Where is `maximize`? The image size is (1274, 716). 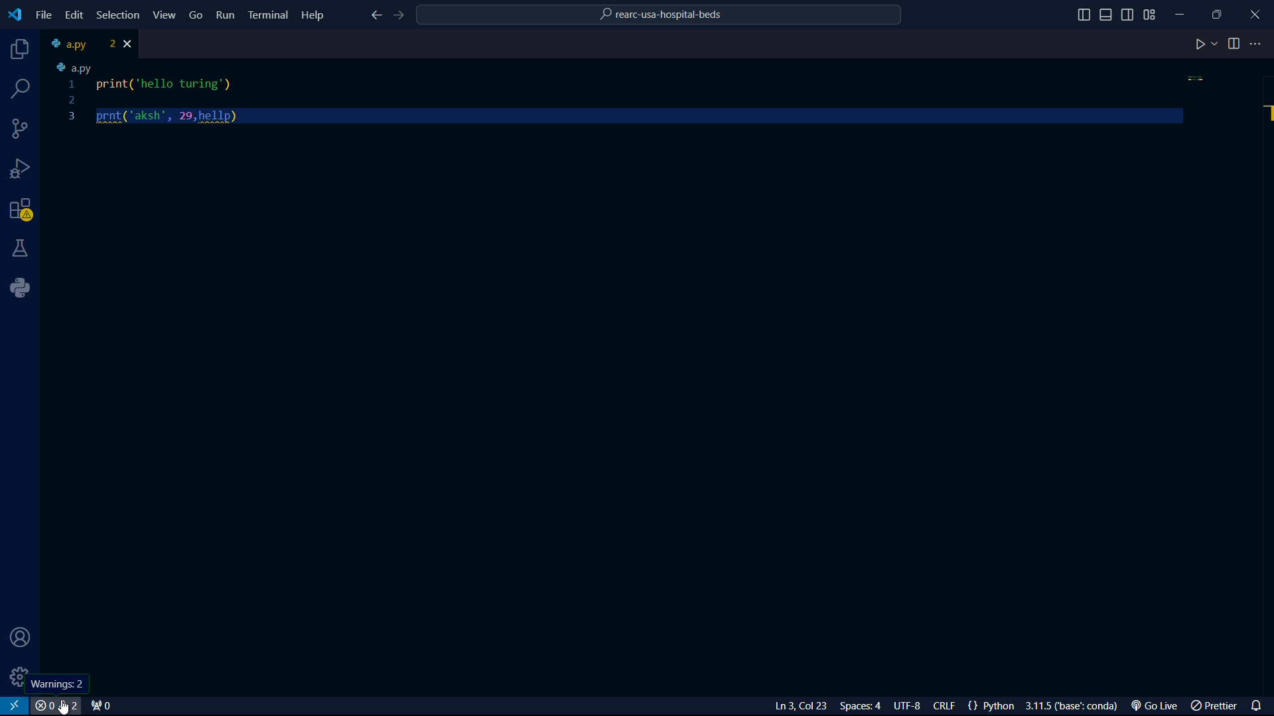 maximize is located at coordinates (1219, 14).